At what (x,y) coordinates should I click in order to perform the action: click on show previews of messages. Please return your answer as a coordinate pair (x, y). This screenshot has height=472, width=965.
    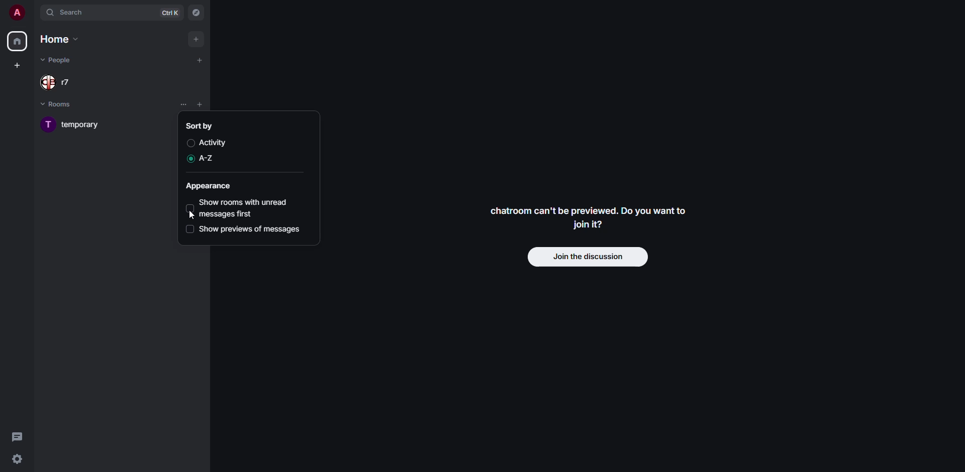
    Looking at the image, I should click on (252, 229).